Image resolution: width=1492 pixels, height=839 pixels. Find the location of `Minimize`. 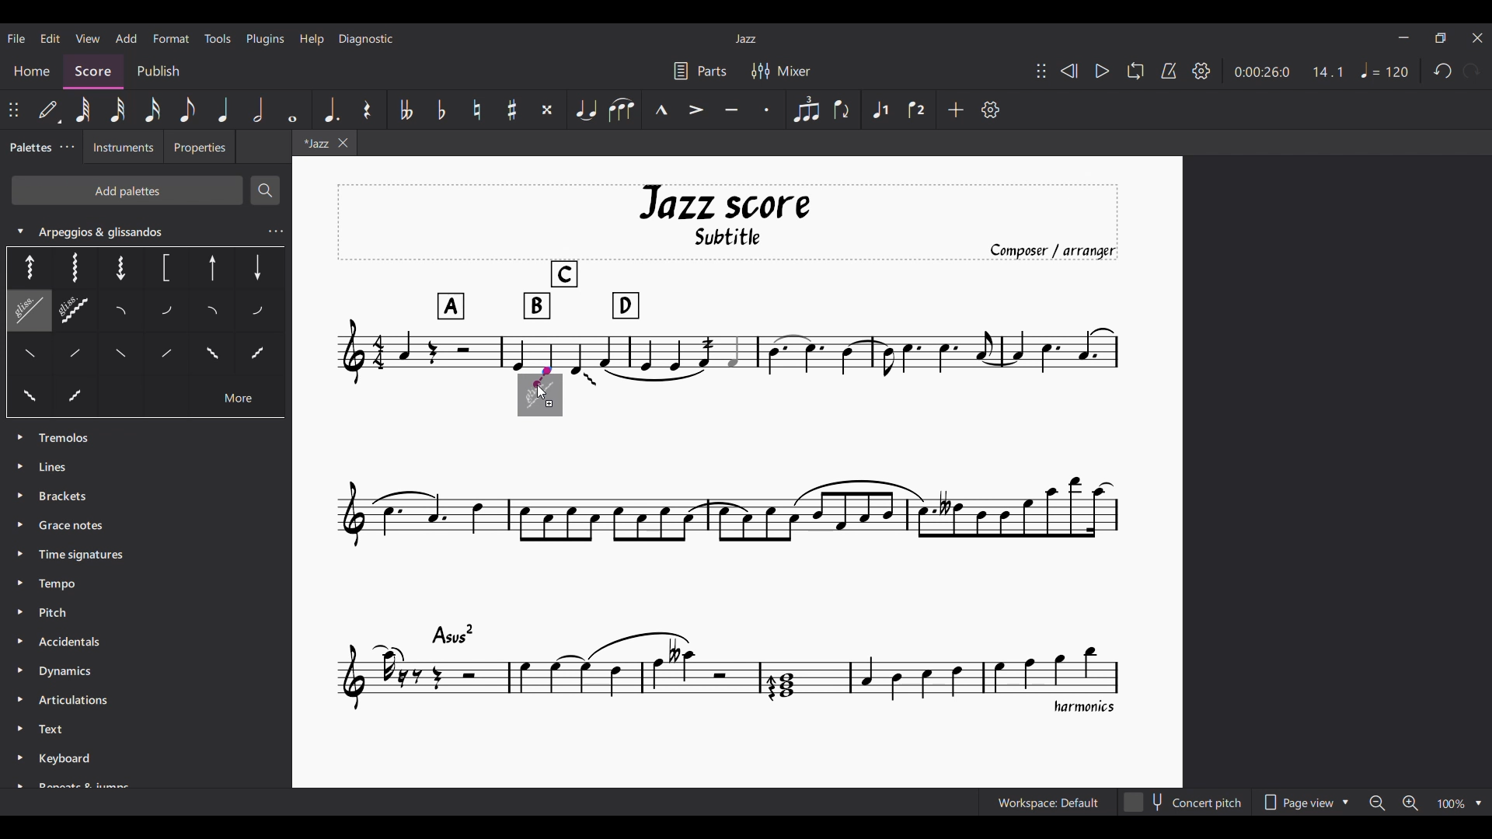

Minimize is located at coordinates (1403, 37).